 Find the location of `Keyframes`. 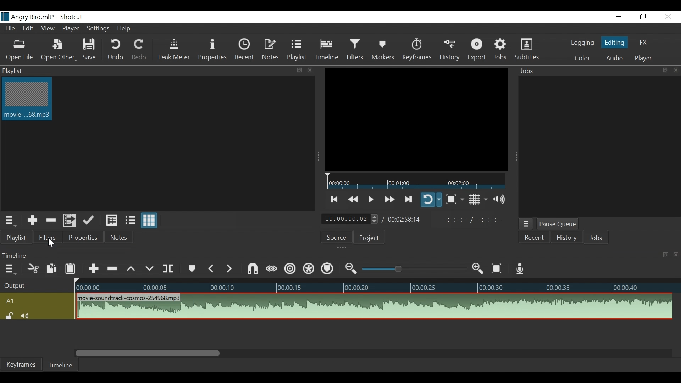

Keyframes is located at coordinates (22, 364).